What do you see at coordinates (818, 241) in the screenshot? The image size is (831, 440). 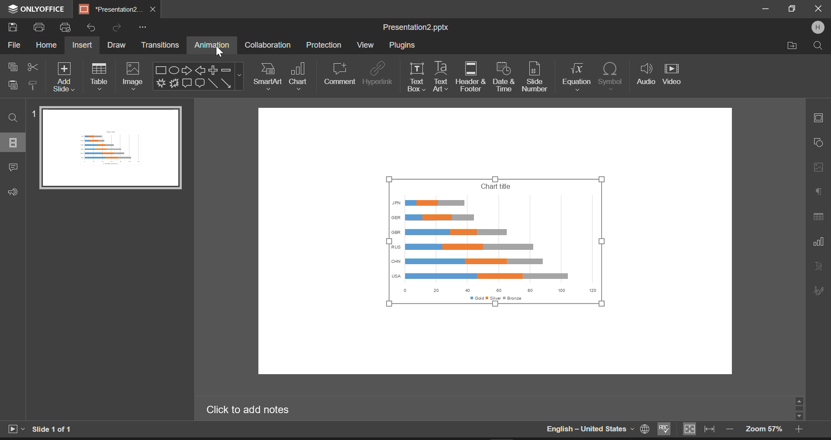 I see `Chart Settings` at bounding box center [818, 241].